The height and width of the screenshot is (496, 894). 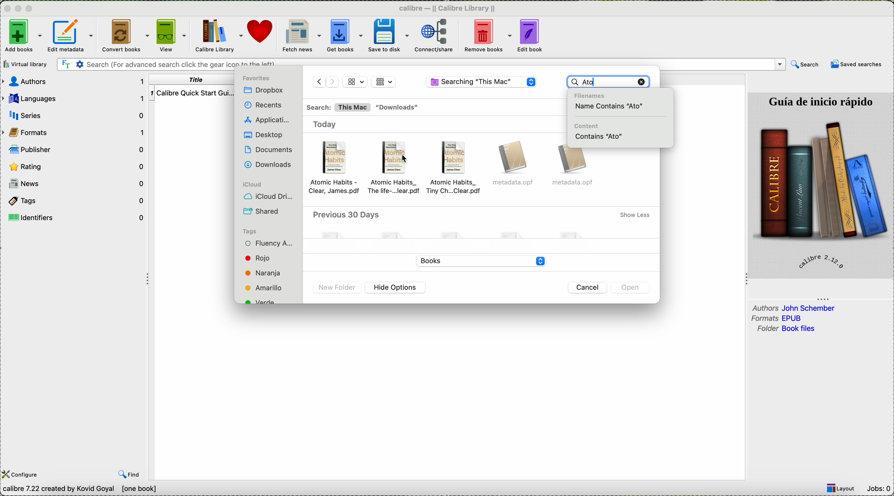 I want to click on favorites, so click(x=258, y=78).